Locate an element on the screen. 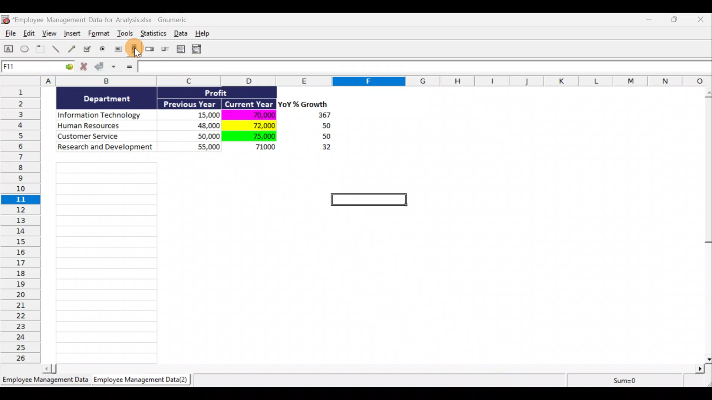  Enter formula is located at coordinates (128, 67).